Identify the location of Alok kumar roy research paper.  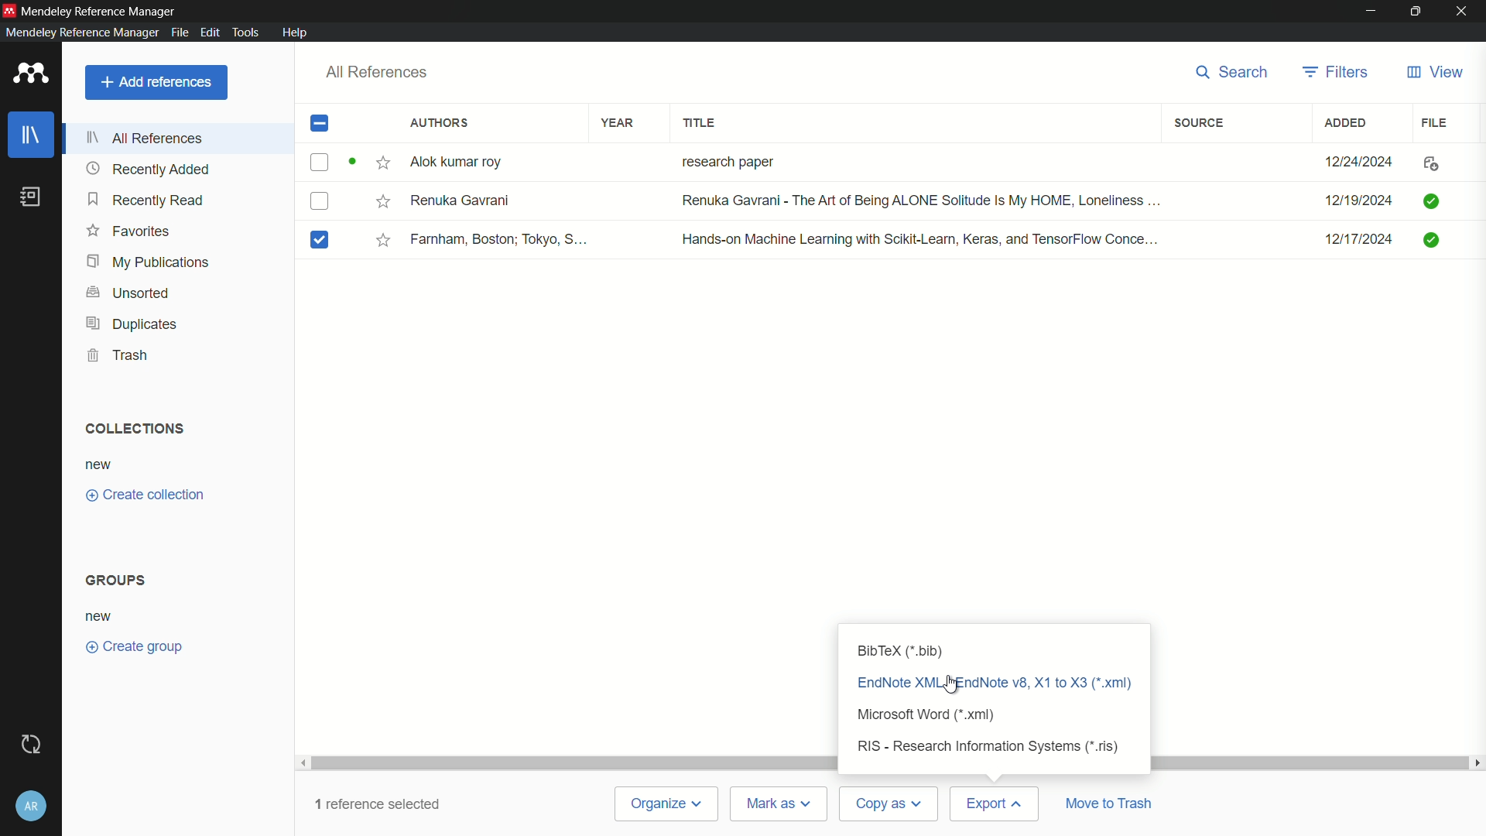
(601, 163).